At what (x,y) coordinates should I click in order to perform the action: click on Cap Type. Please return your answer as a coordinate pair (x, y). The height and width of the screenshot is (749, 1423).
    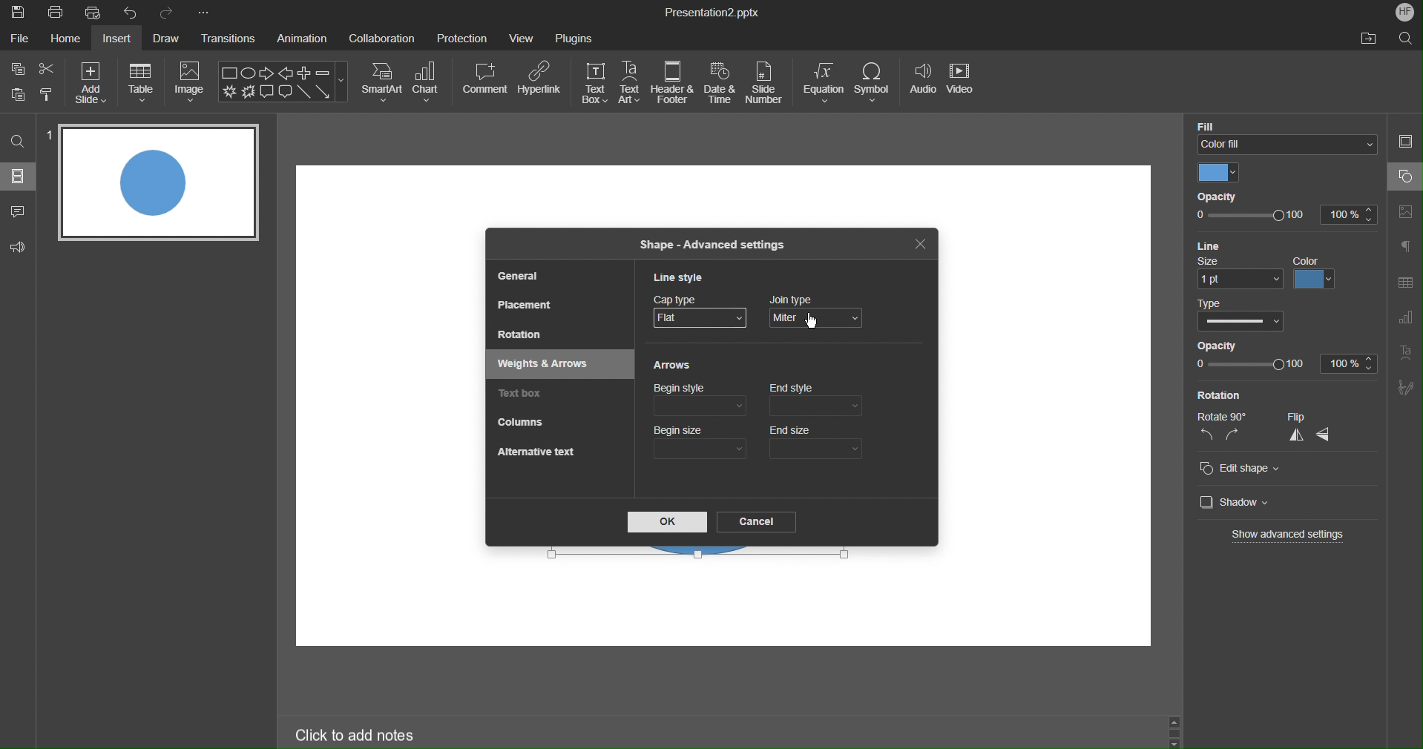
    Looking at the image, I should click on (700, 314).